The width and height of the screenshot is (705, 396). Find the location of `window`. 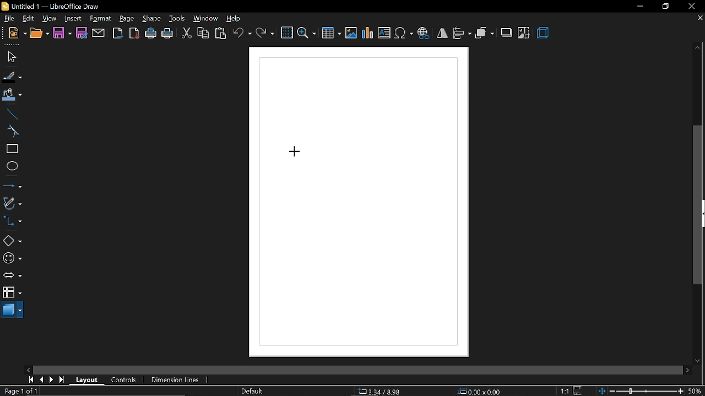

window is located at coordinates (208, 18).